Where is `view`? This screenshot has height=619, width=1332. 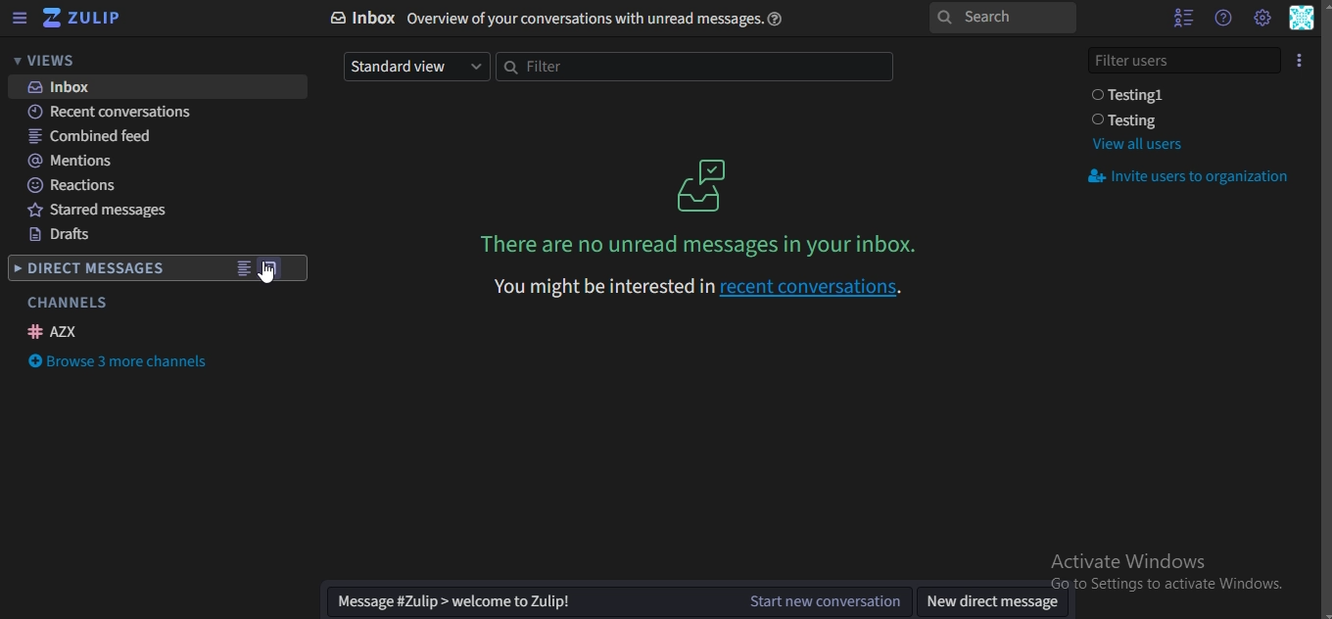 view is located at coordinates (243, 270).